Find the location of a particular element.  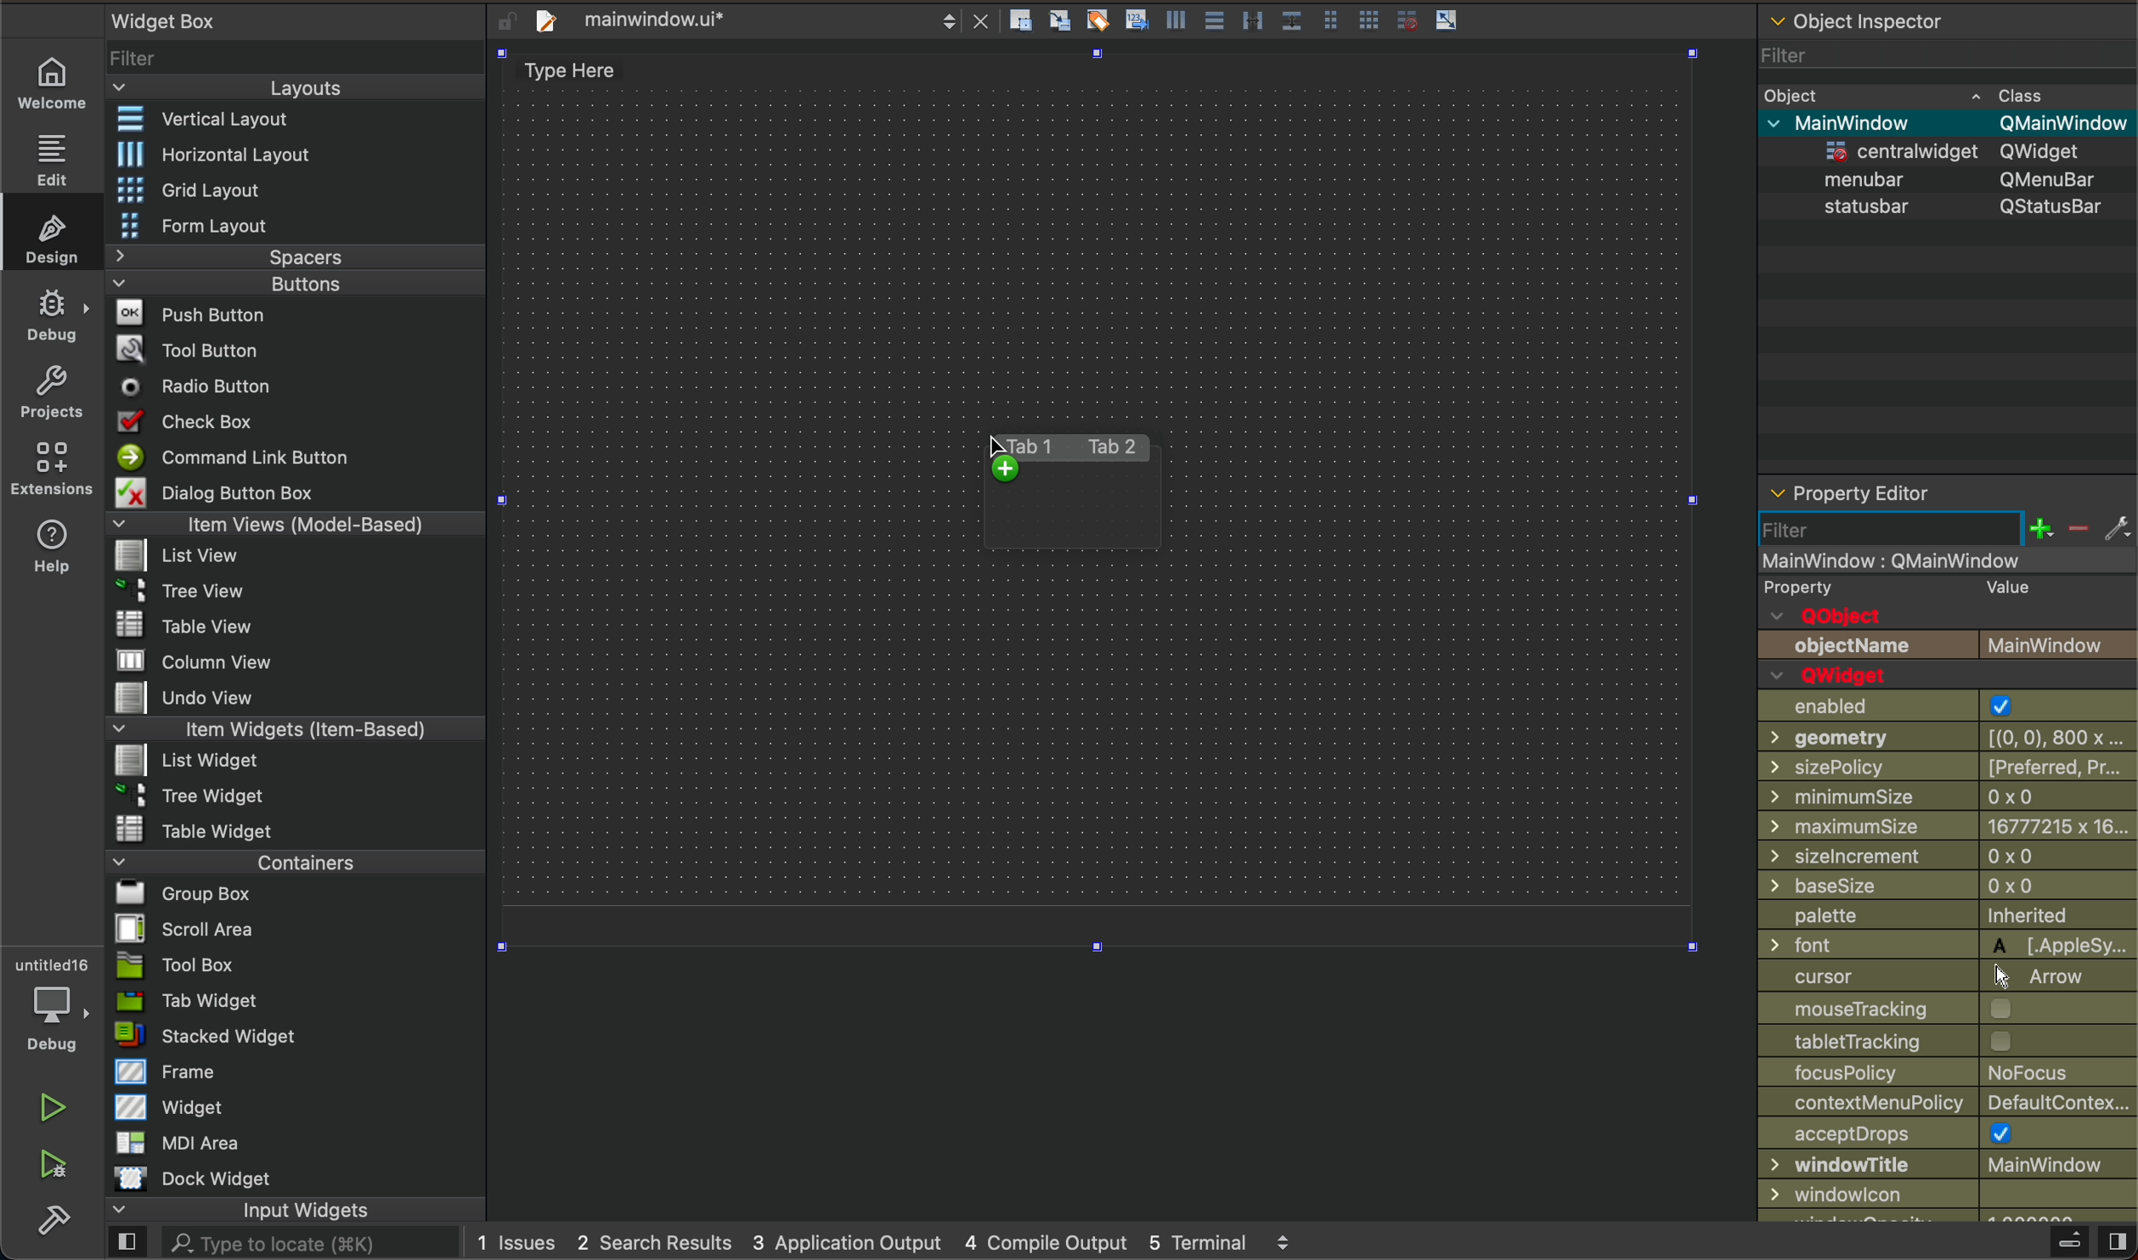

min size is located at coordinates (1949, 798).